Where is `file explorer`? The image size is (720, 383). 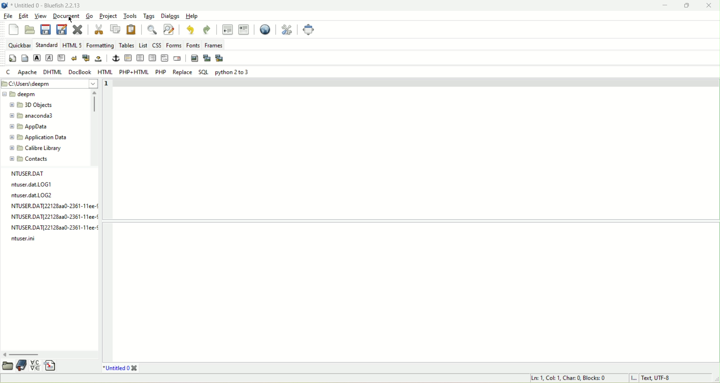
file explorer is located at coordinates (8, 365).